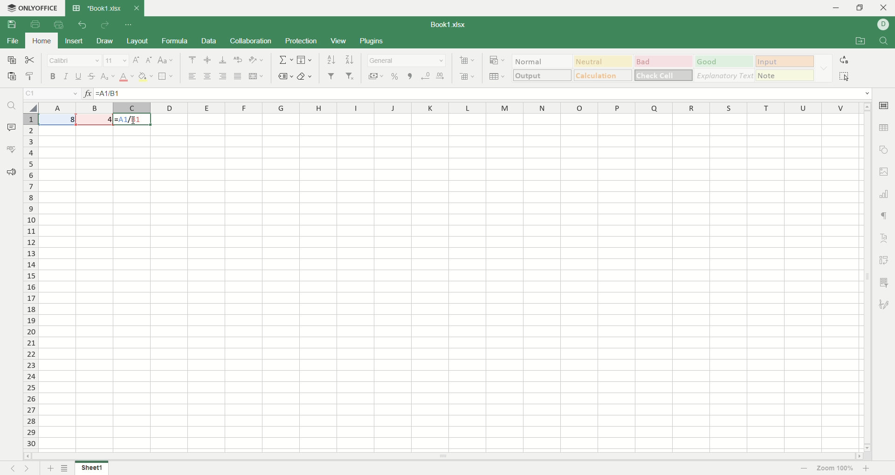  What do you see at coordinates (10, 126) in the screenshot?
I see `comment` at bounding box center [10, 126].